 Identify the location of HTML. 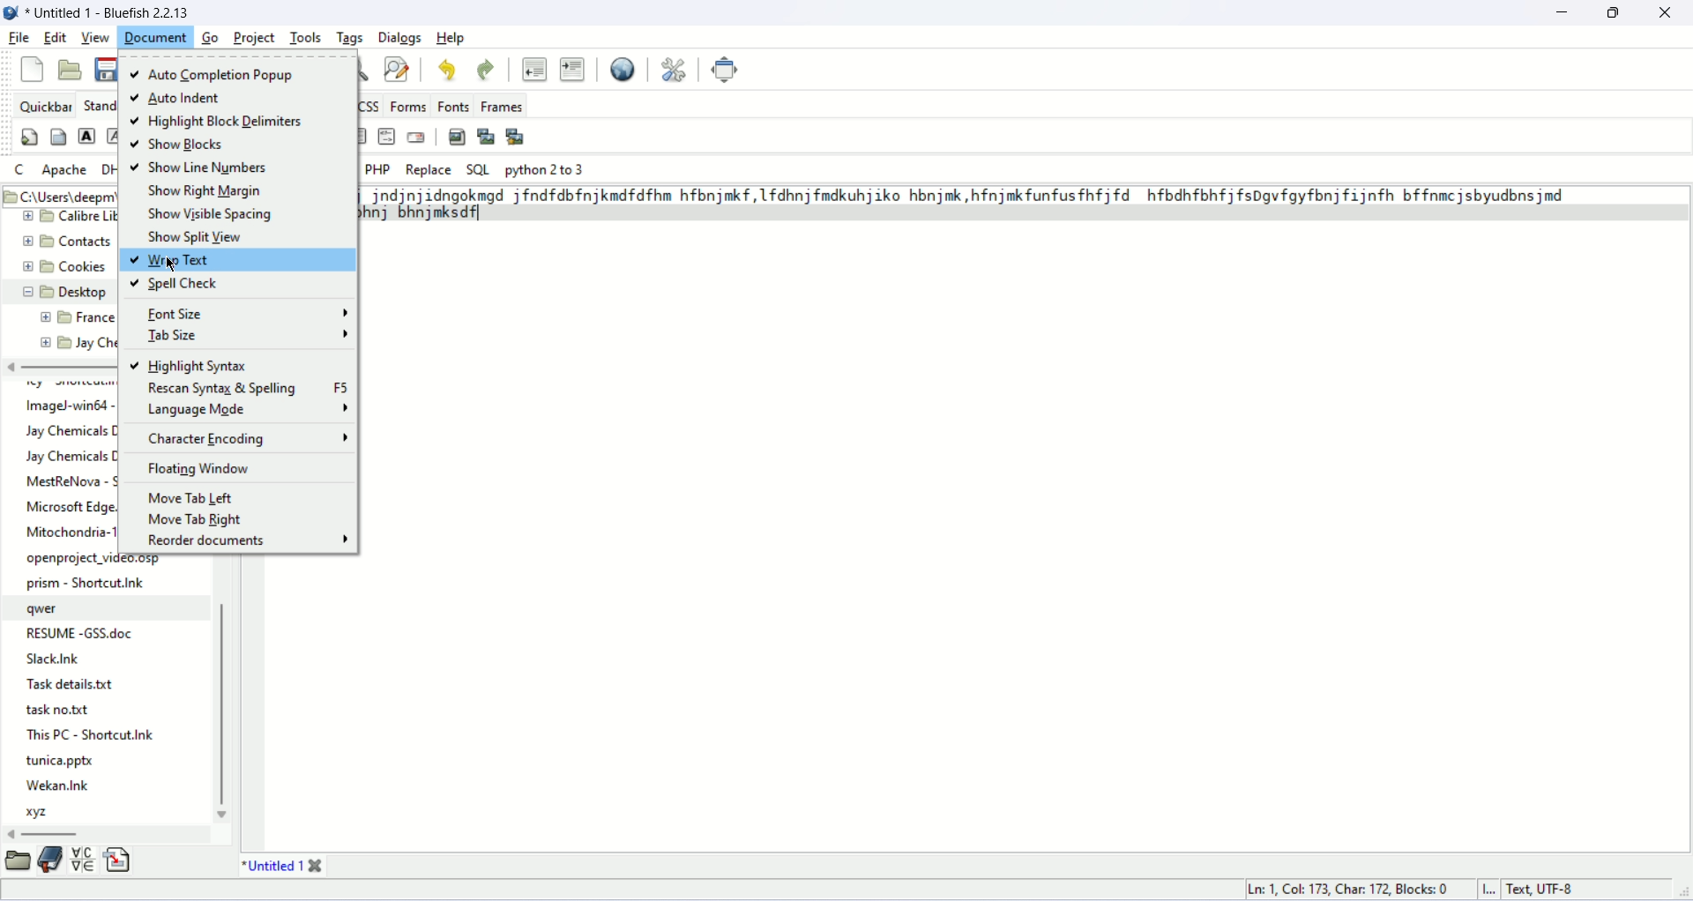
(388, 138).